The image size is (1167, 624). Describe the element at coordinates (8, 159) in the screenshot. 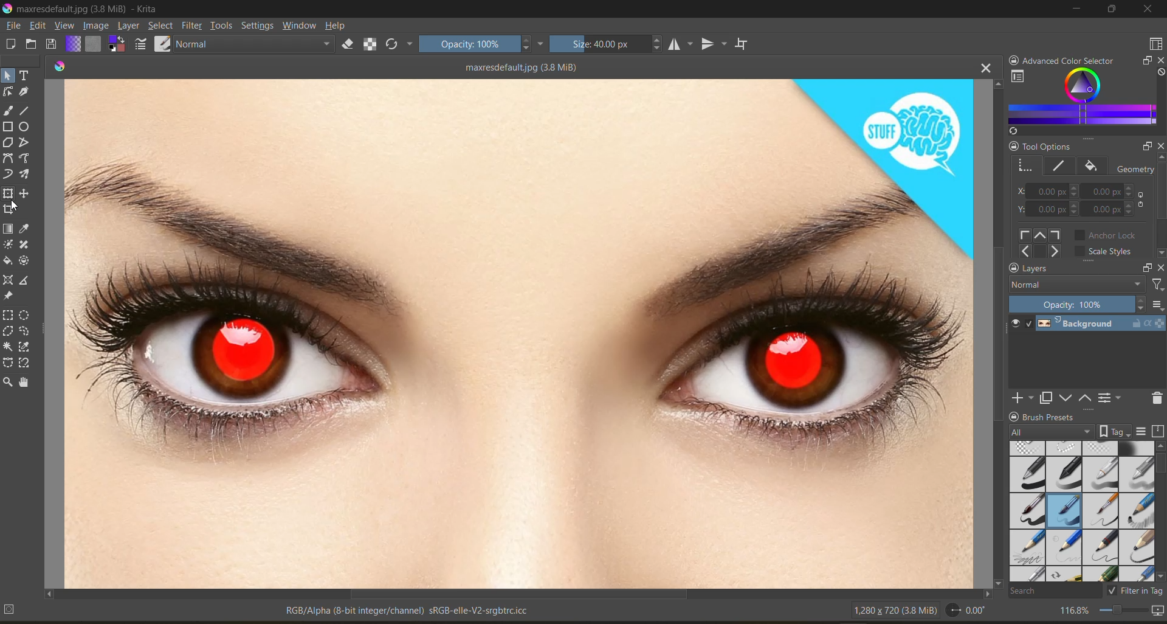

I see `tool` at that location.